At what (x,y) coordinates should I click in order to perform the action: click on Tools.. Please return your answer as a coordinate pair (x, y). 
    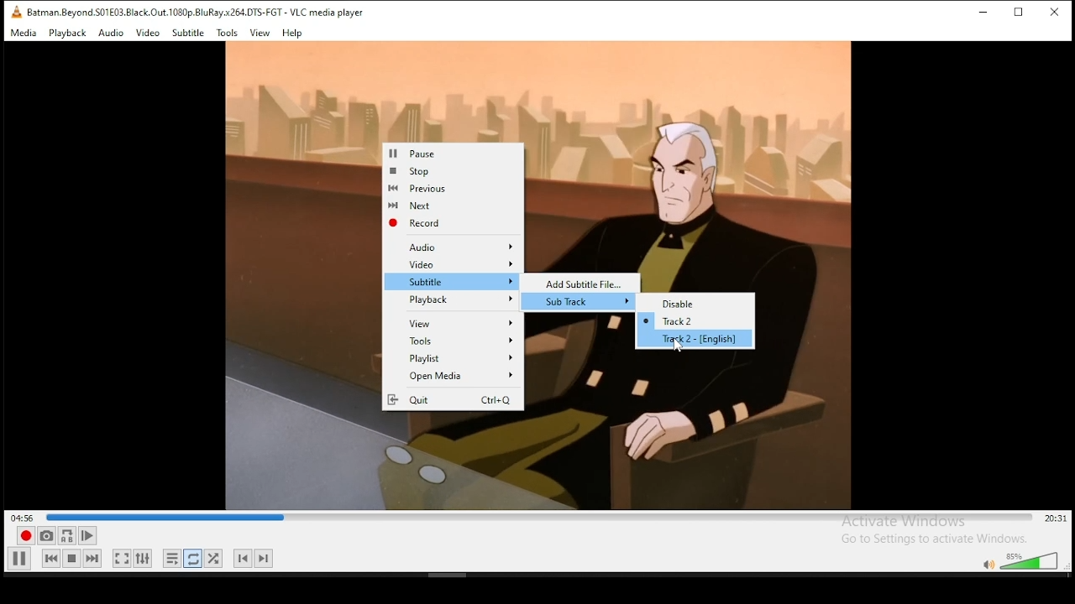
    Looking at the image, I should click on (227, 34).